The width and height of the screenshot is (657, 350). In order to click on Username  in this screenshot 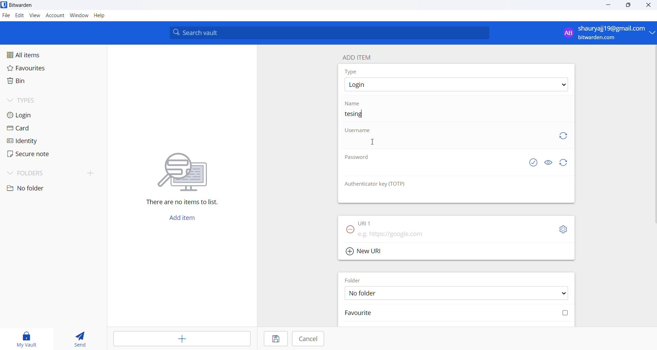, I will do `click(358, 131)`.